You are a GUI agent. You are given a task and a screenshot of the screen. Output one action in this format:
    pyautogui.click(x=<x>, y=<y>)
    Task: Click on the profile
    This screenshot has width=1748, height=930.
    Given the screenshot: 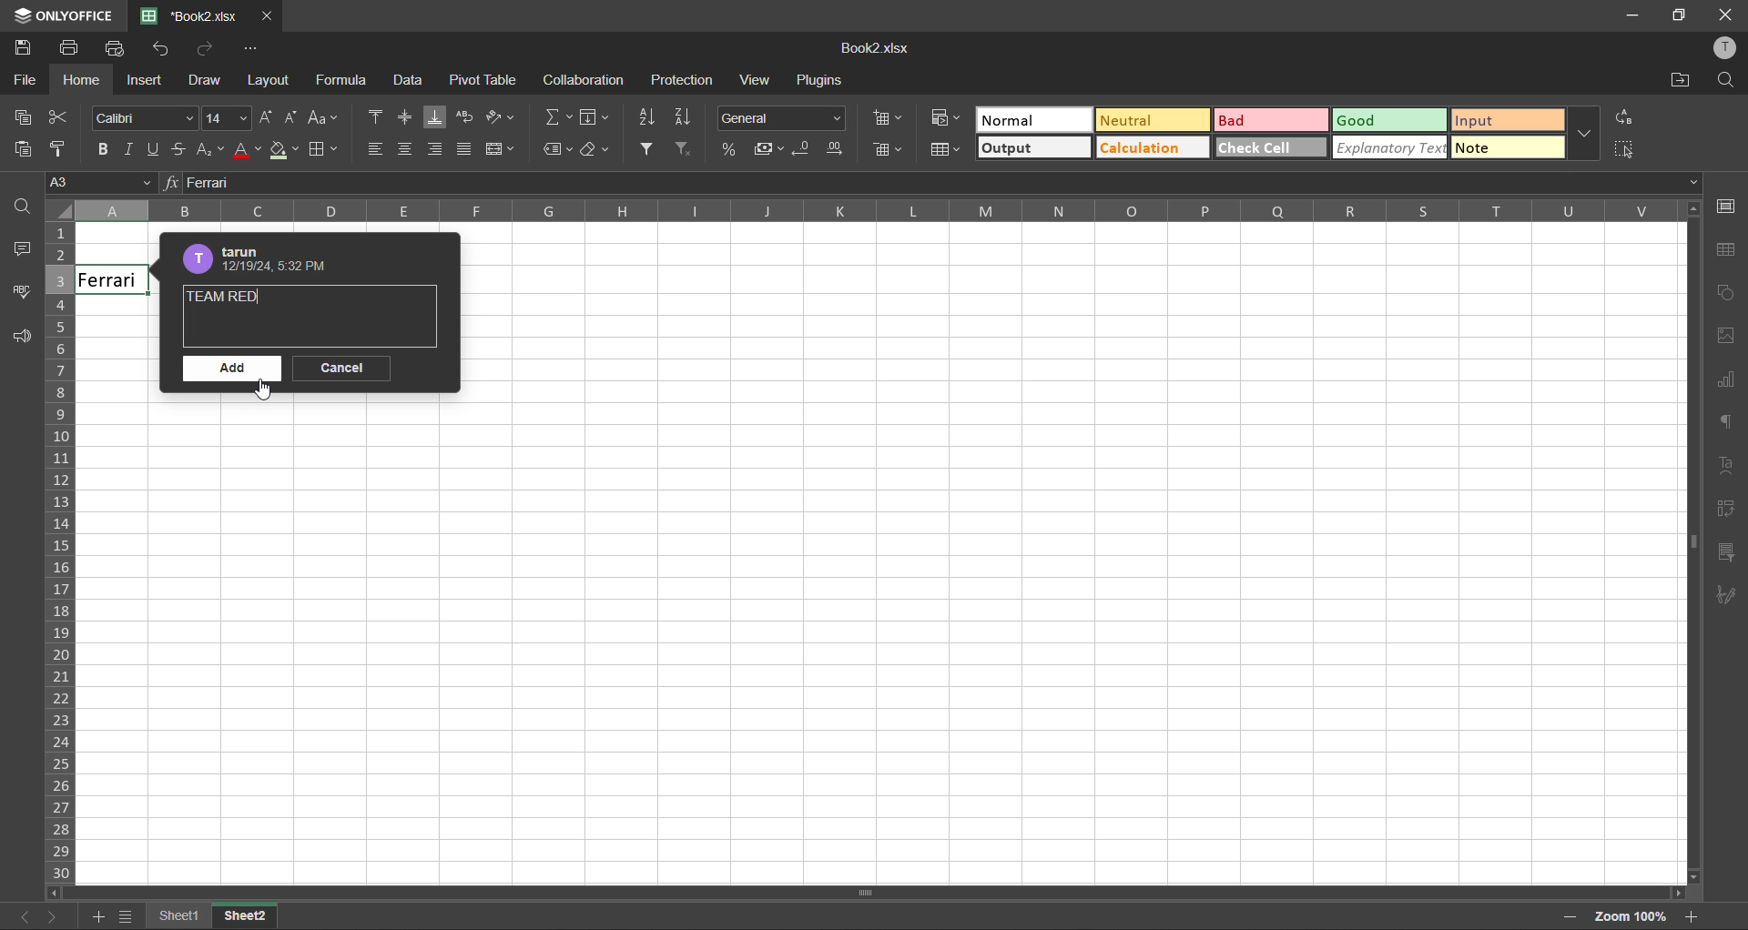 What is the action you would take?
    pyautogui.click(x=1728, y=46)
    